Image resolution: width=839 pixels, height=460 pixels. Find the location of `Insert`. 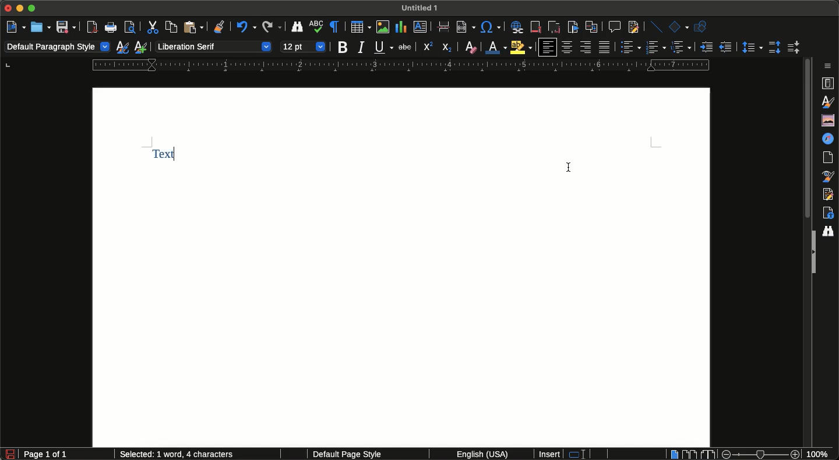

Insert is located at coordinates (550, 454).